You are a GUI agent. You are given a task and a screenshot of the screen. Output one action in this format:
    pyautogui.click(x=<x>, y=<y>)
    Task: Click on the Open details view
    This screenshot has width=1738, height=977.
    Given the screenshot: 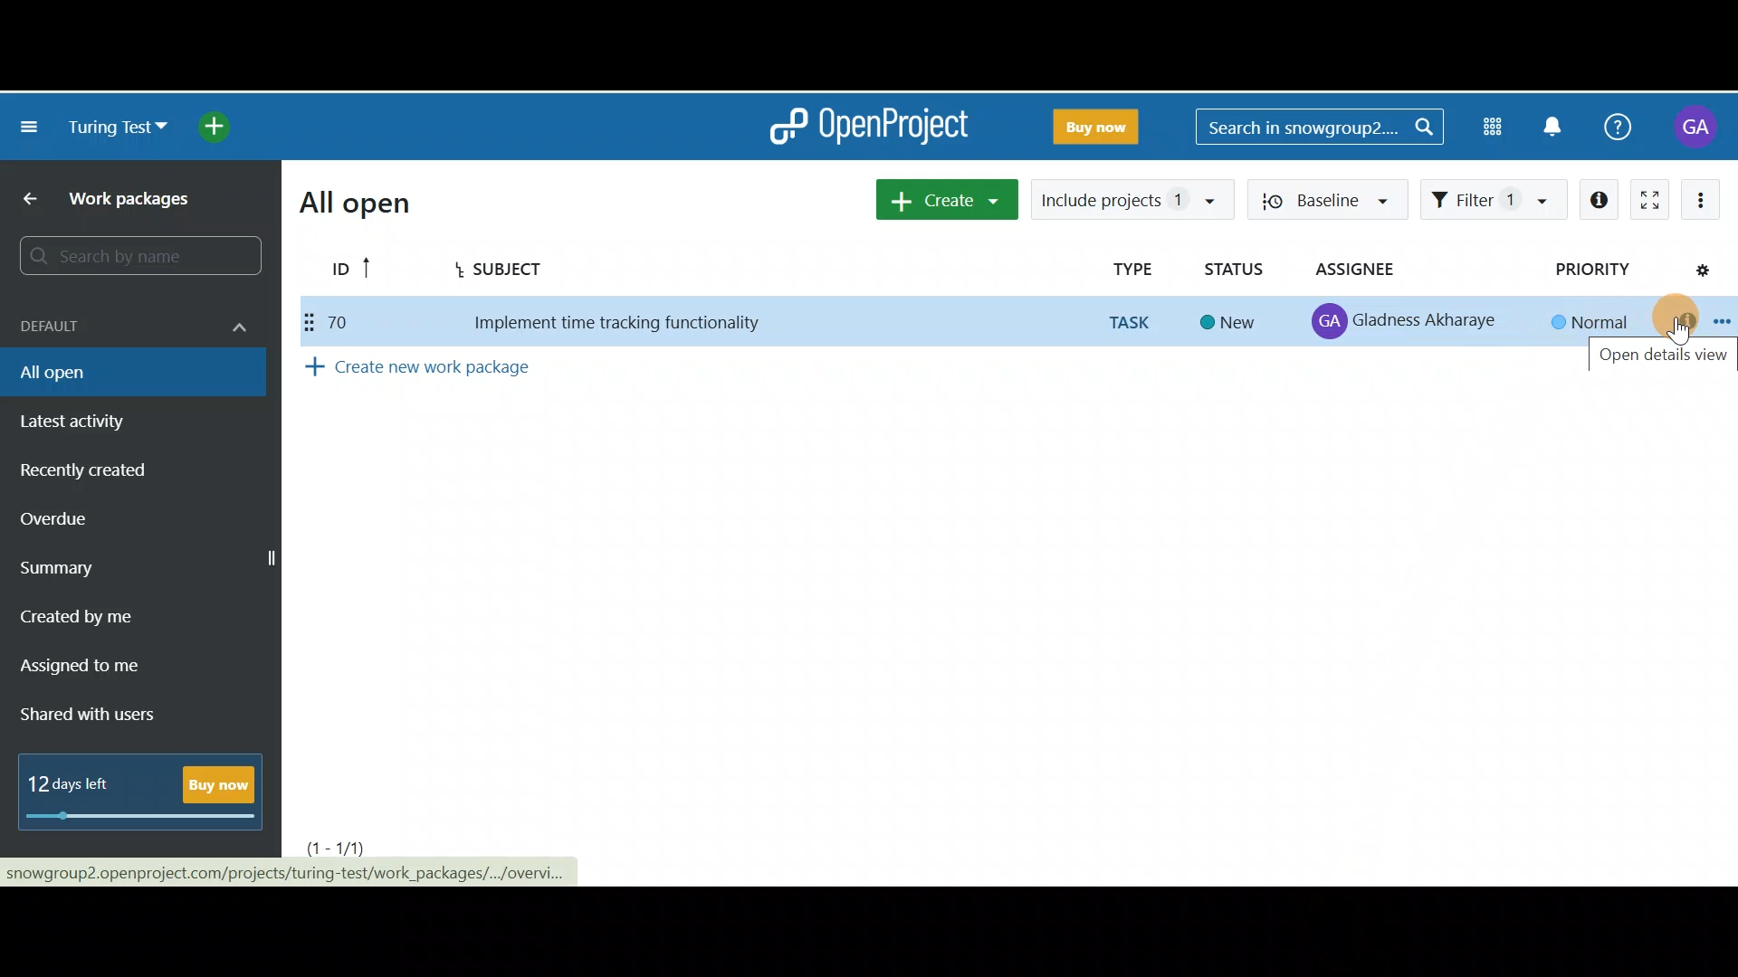 What is the action you would take?
    pyautogui.click(x=1676, y=319)
    